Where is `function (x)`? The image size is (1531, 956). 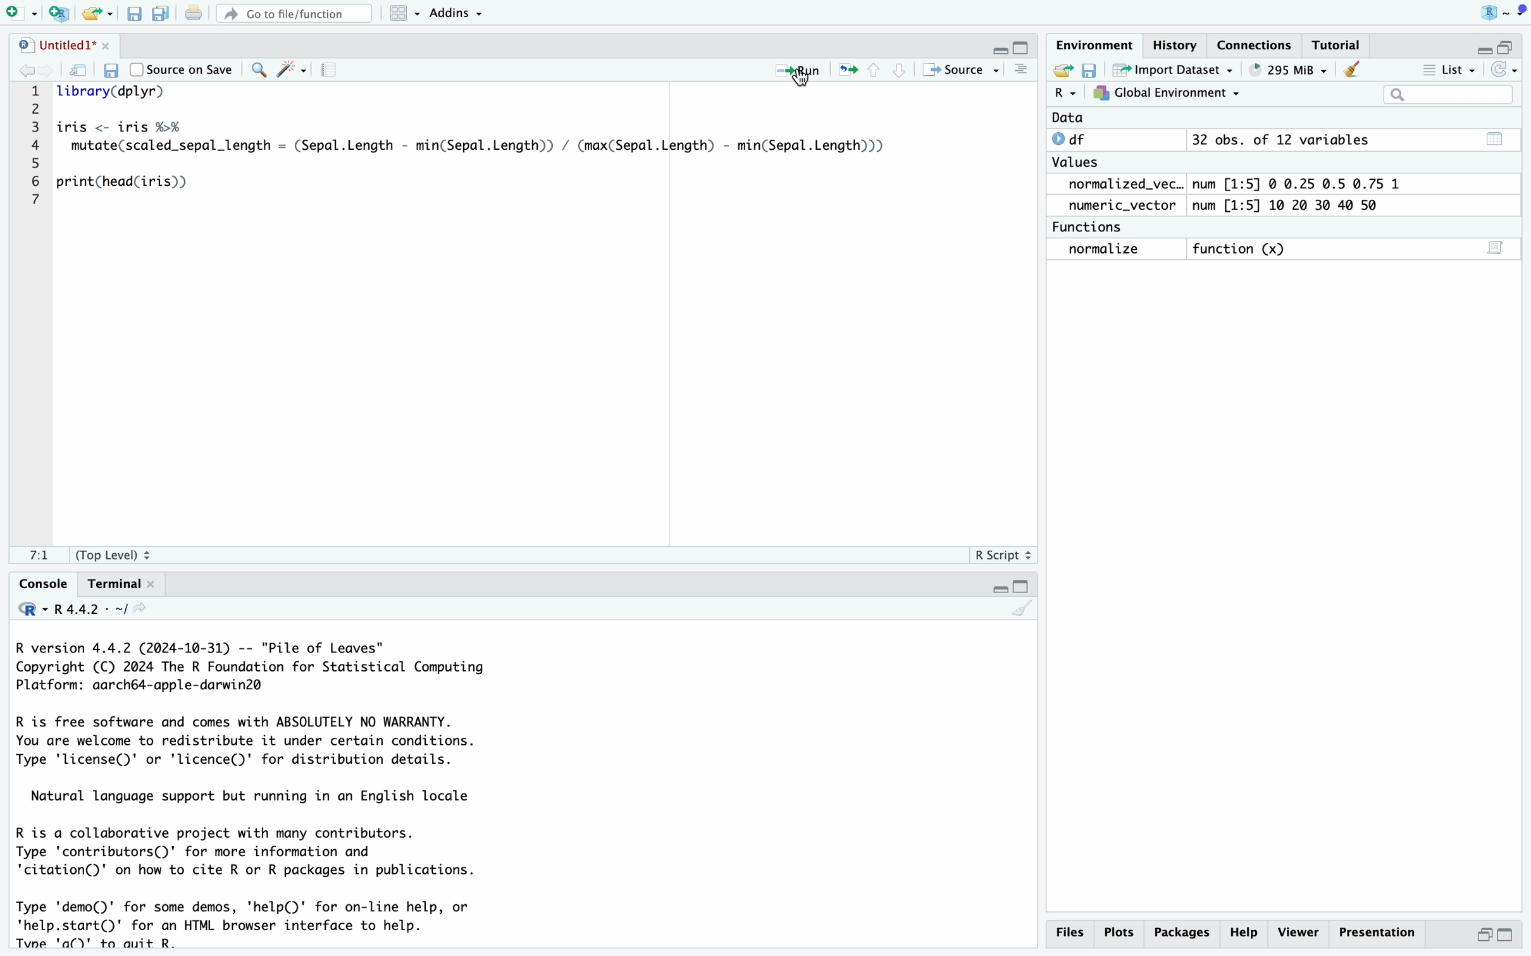 function (x) is located at coordinates (1244, 250).